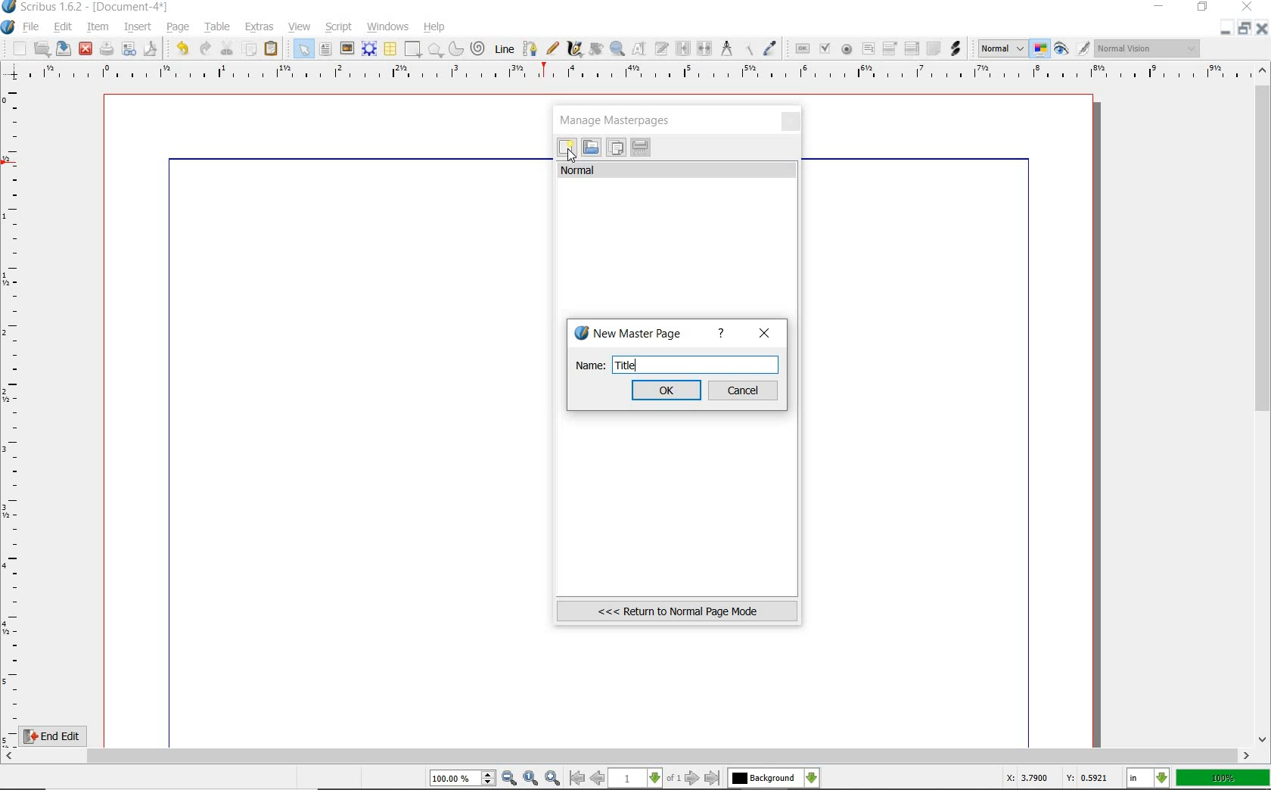 This screenshot has height=790, width=1271. I want to click on line, so click(503, 48).